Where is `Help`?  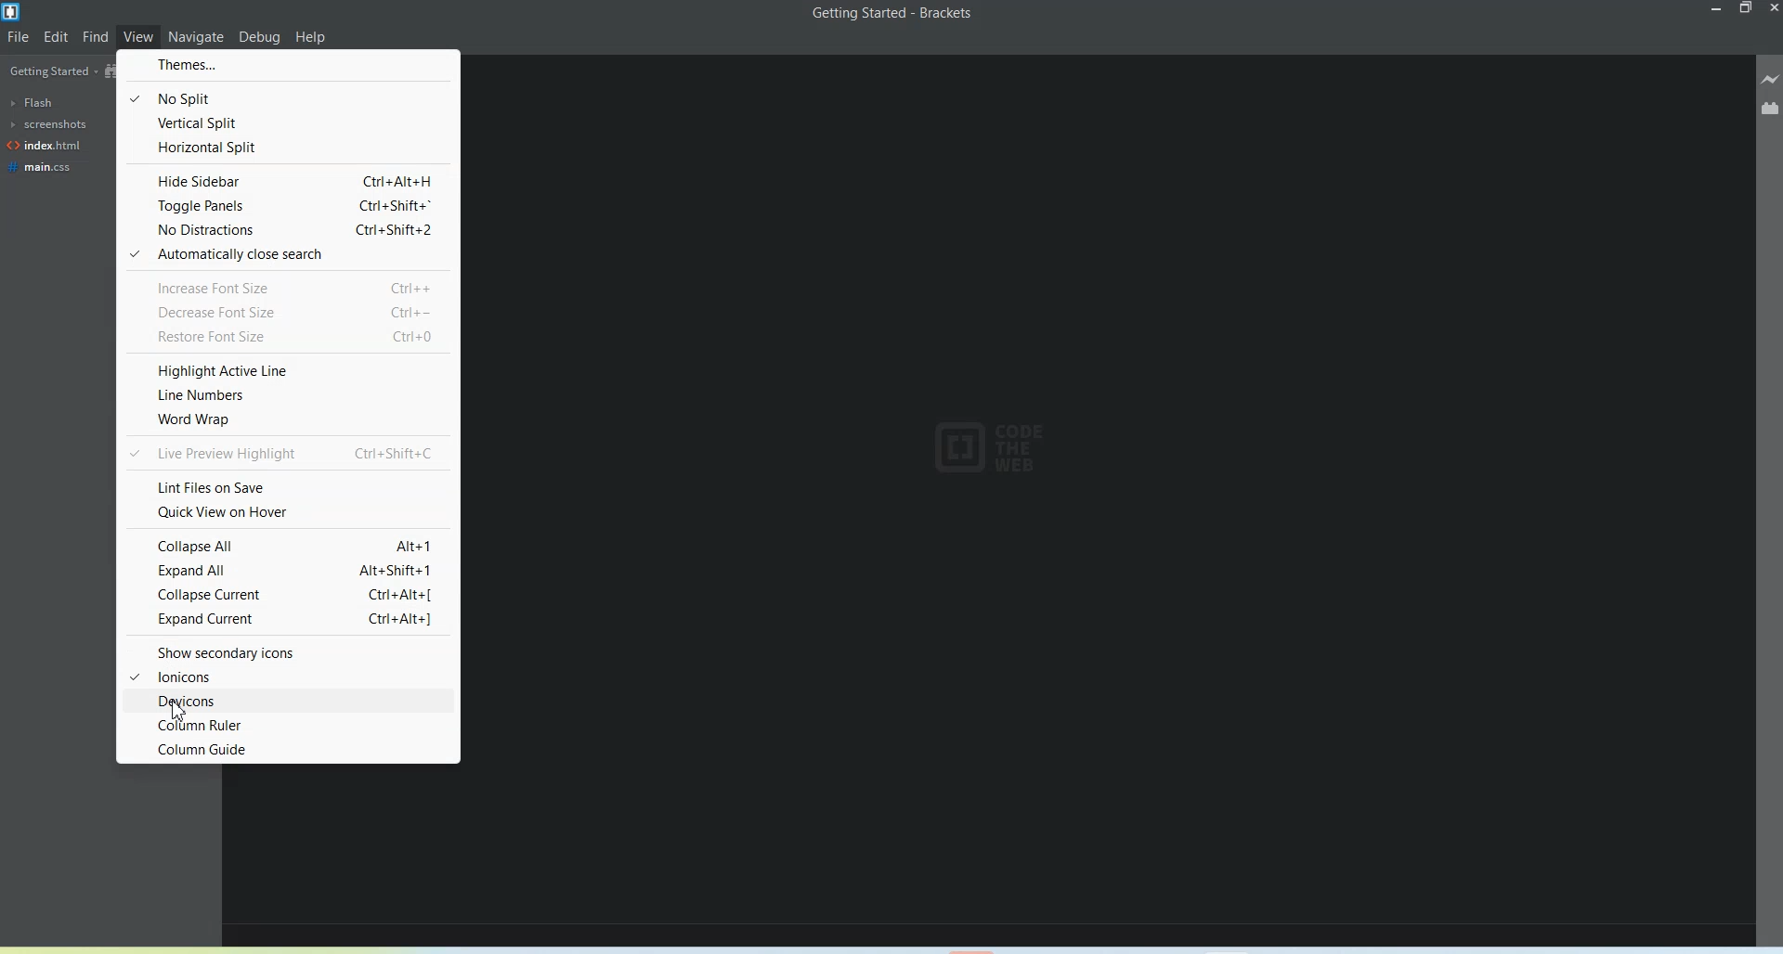
Help is located at coordinates (311, 38).